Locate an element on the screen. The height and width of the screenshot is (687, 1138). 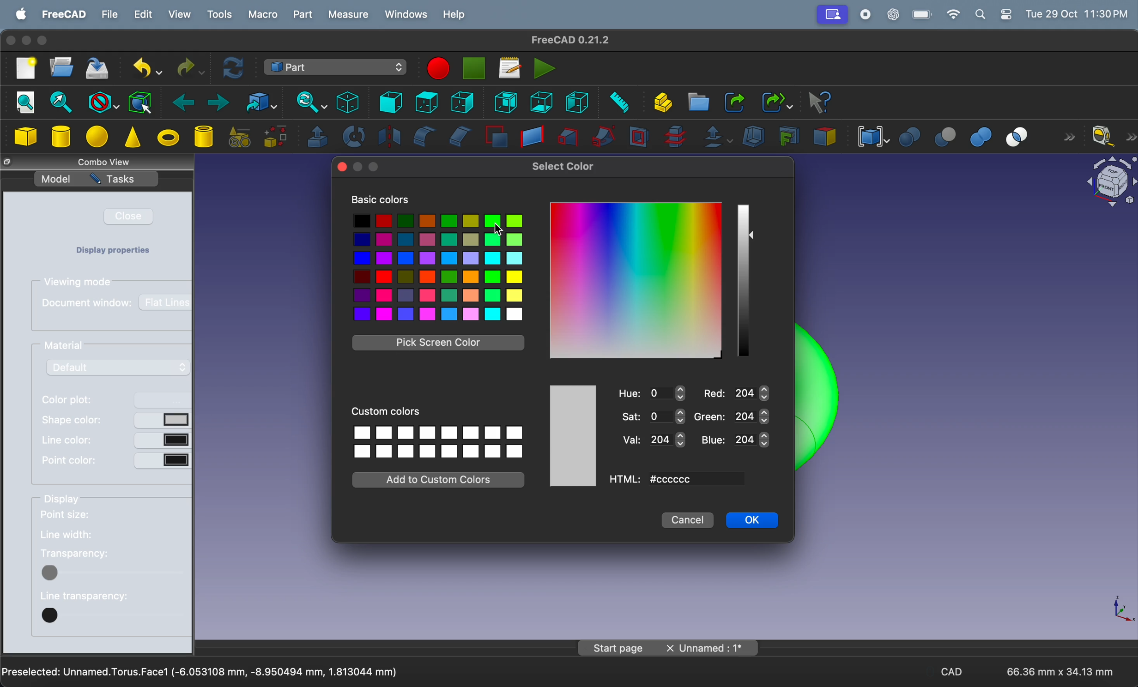
measure distance is located at coordinates (616, 102).